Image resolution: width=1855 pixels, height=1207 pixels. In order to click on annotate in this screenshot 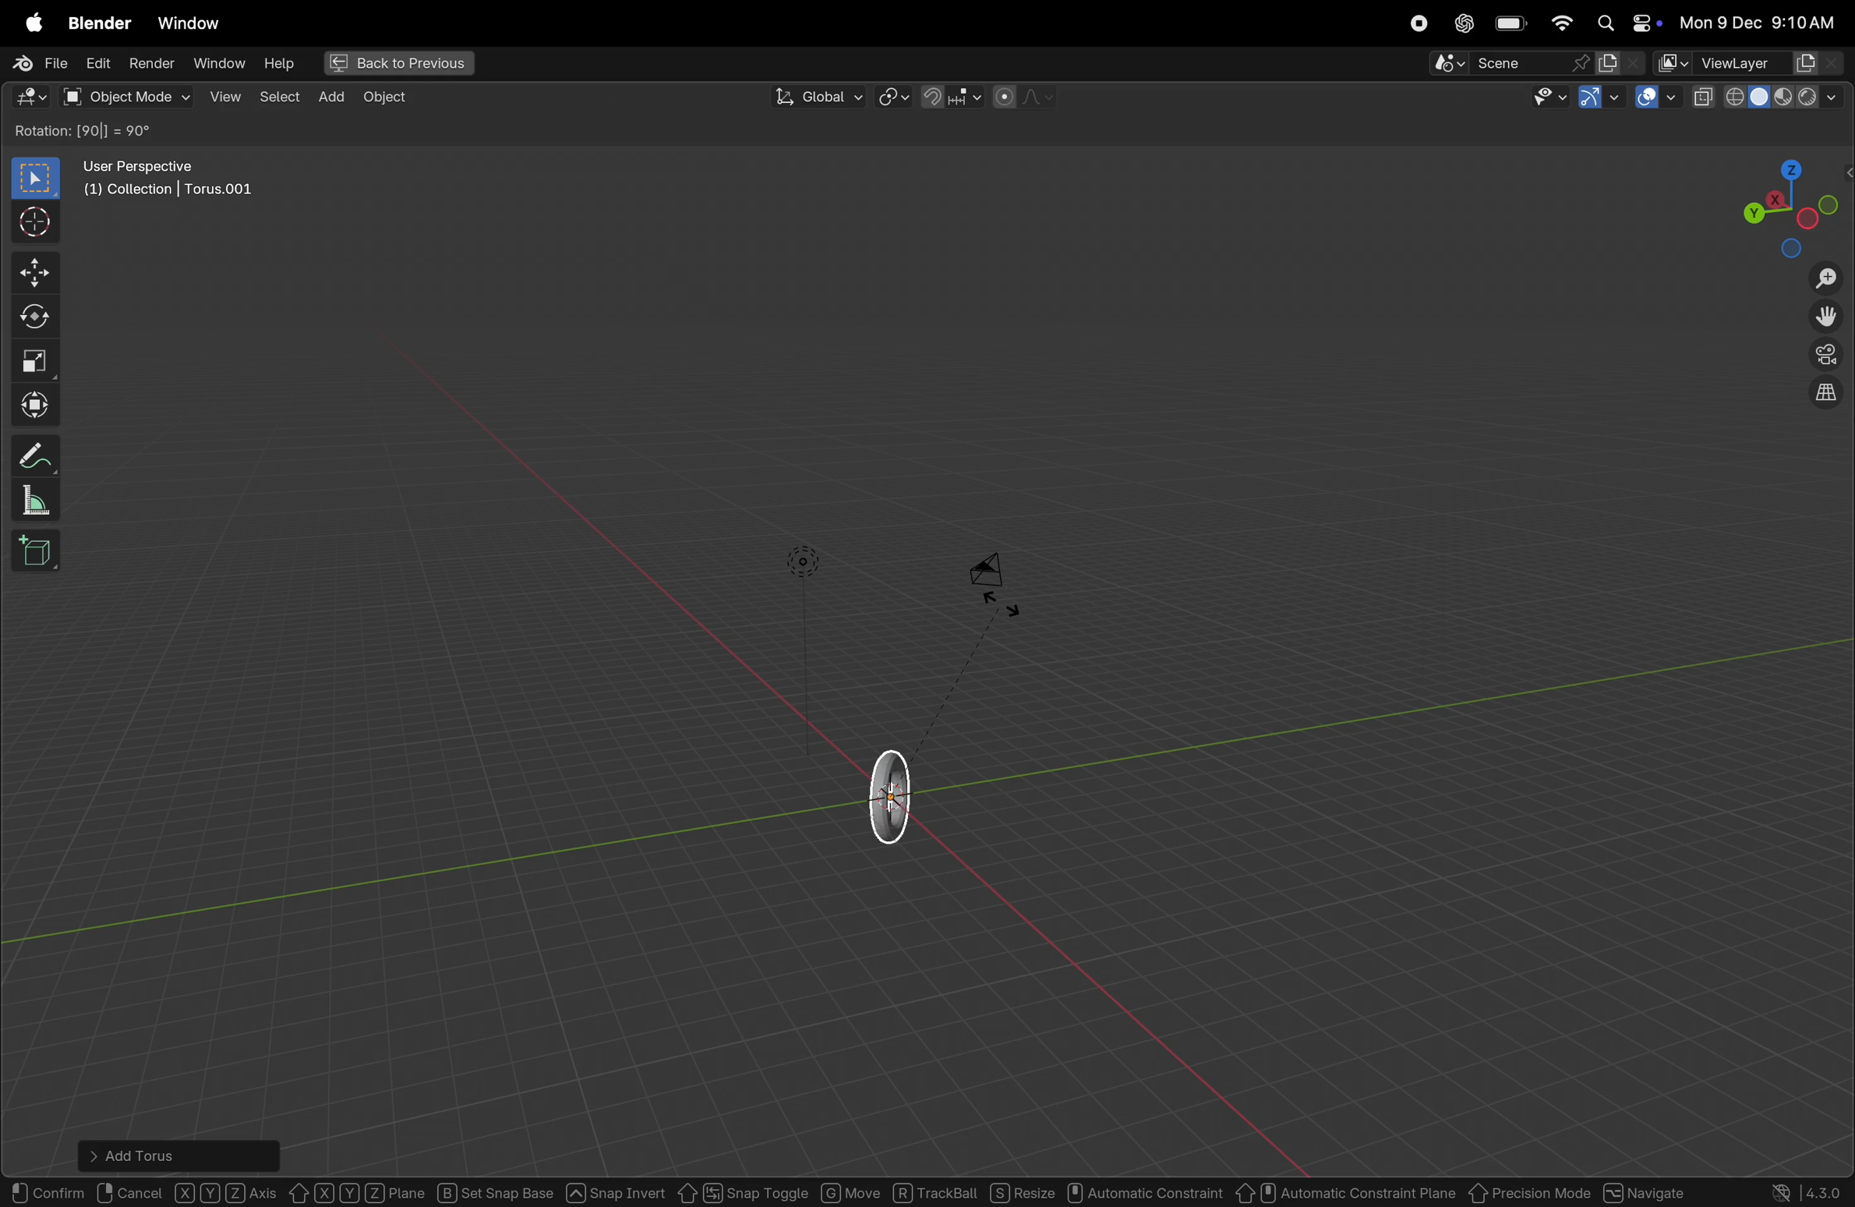, I will do `click(37, 452)`.